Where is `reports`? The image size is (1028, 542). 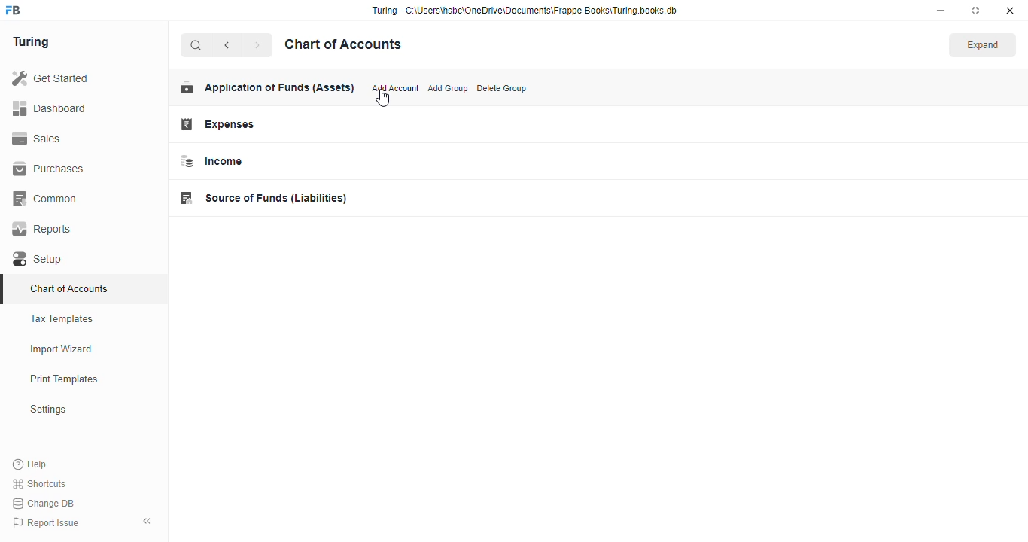 reports is located at coordinates (42, 229).